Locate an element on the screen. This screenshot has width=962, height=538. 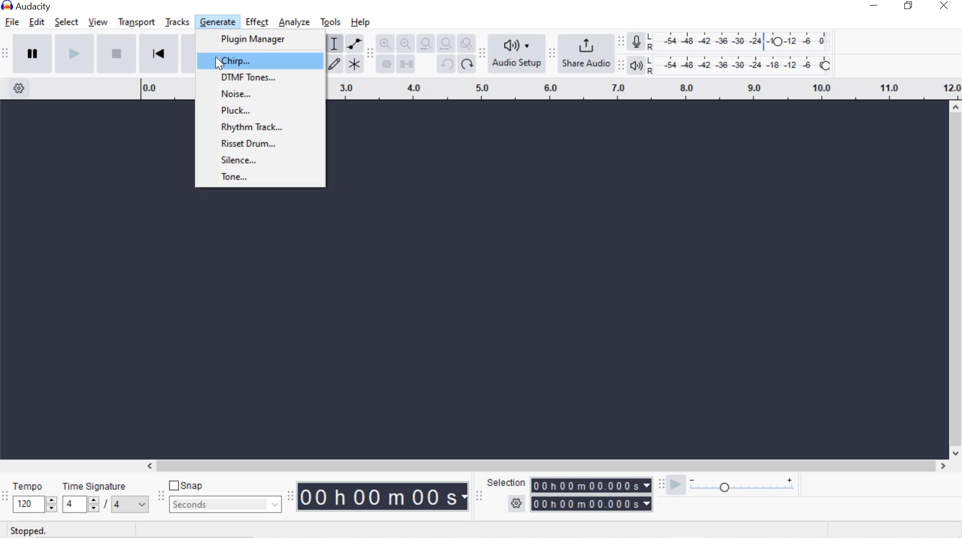
analyze is located at coordinates (294, 23).